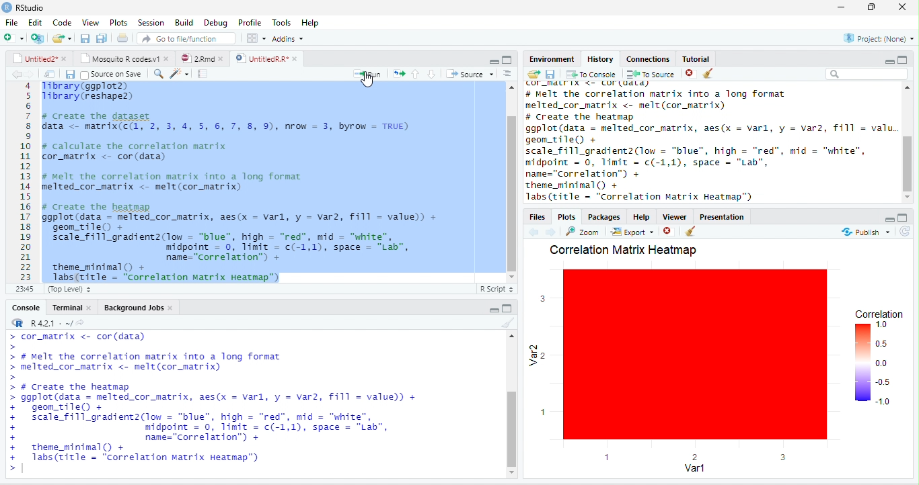 The width and height of the screenshot is (919, 485). Describe the element at coordinates (494, 309) in the screenshot. I see `minimize` at that location.